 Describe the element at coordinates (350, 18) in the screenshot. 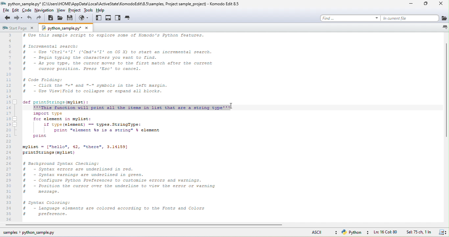

I see `find` at that location.